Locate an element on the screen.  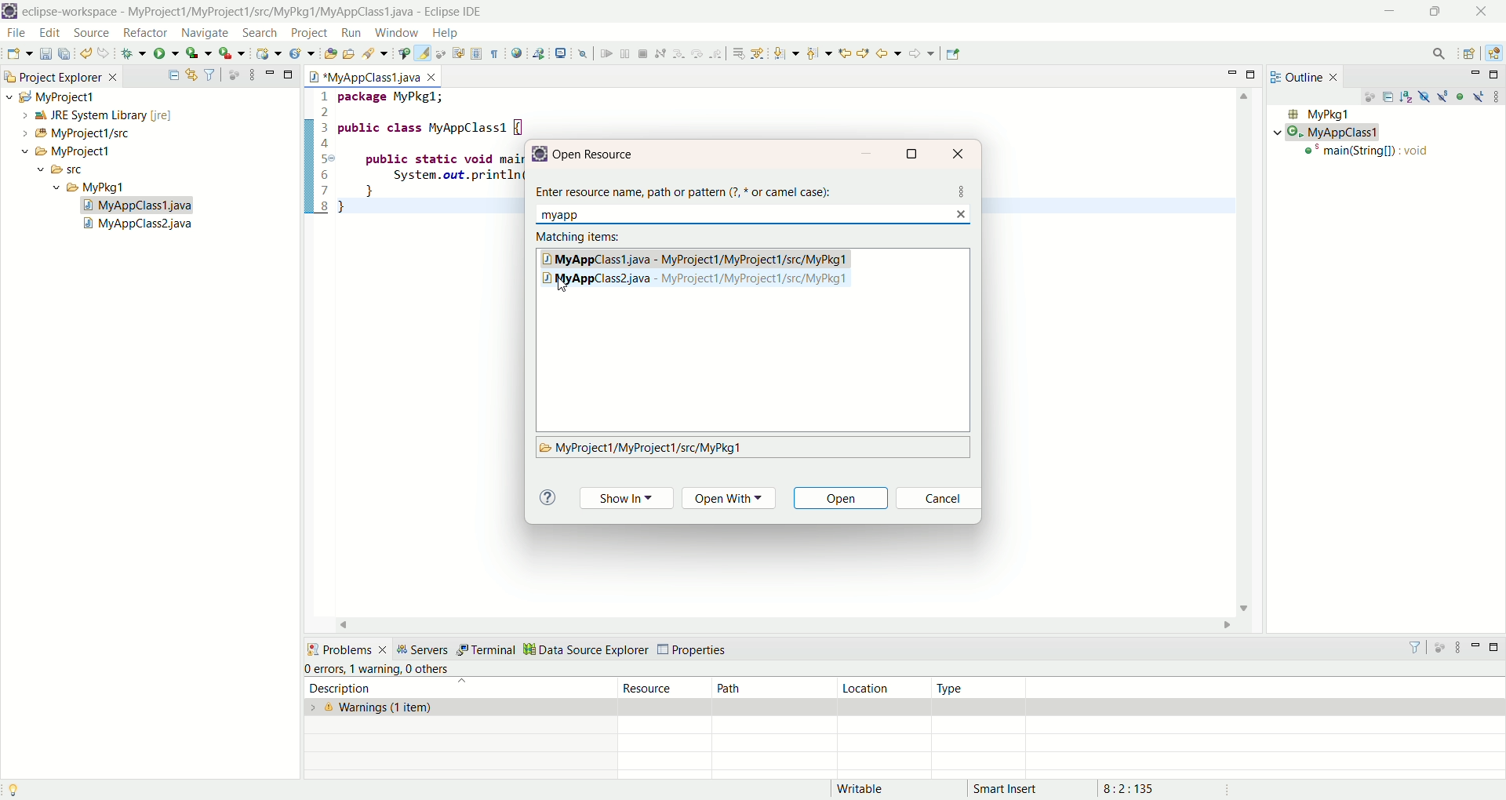
J MyAppClass1.java - MyProject1/MyProject1/src/MyPkg1 is located at coordinates (698, 258).